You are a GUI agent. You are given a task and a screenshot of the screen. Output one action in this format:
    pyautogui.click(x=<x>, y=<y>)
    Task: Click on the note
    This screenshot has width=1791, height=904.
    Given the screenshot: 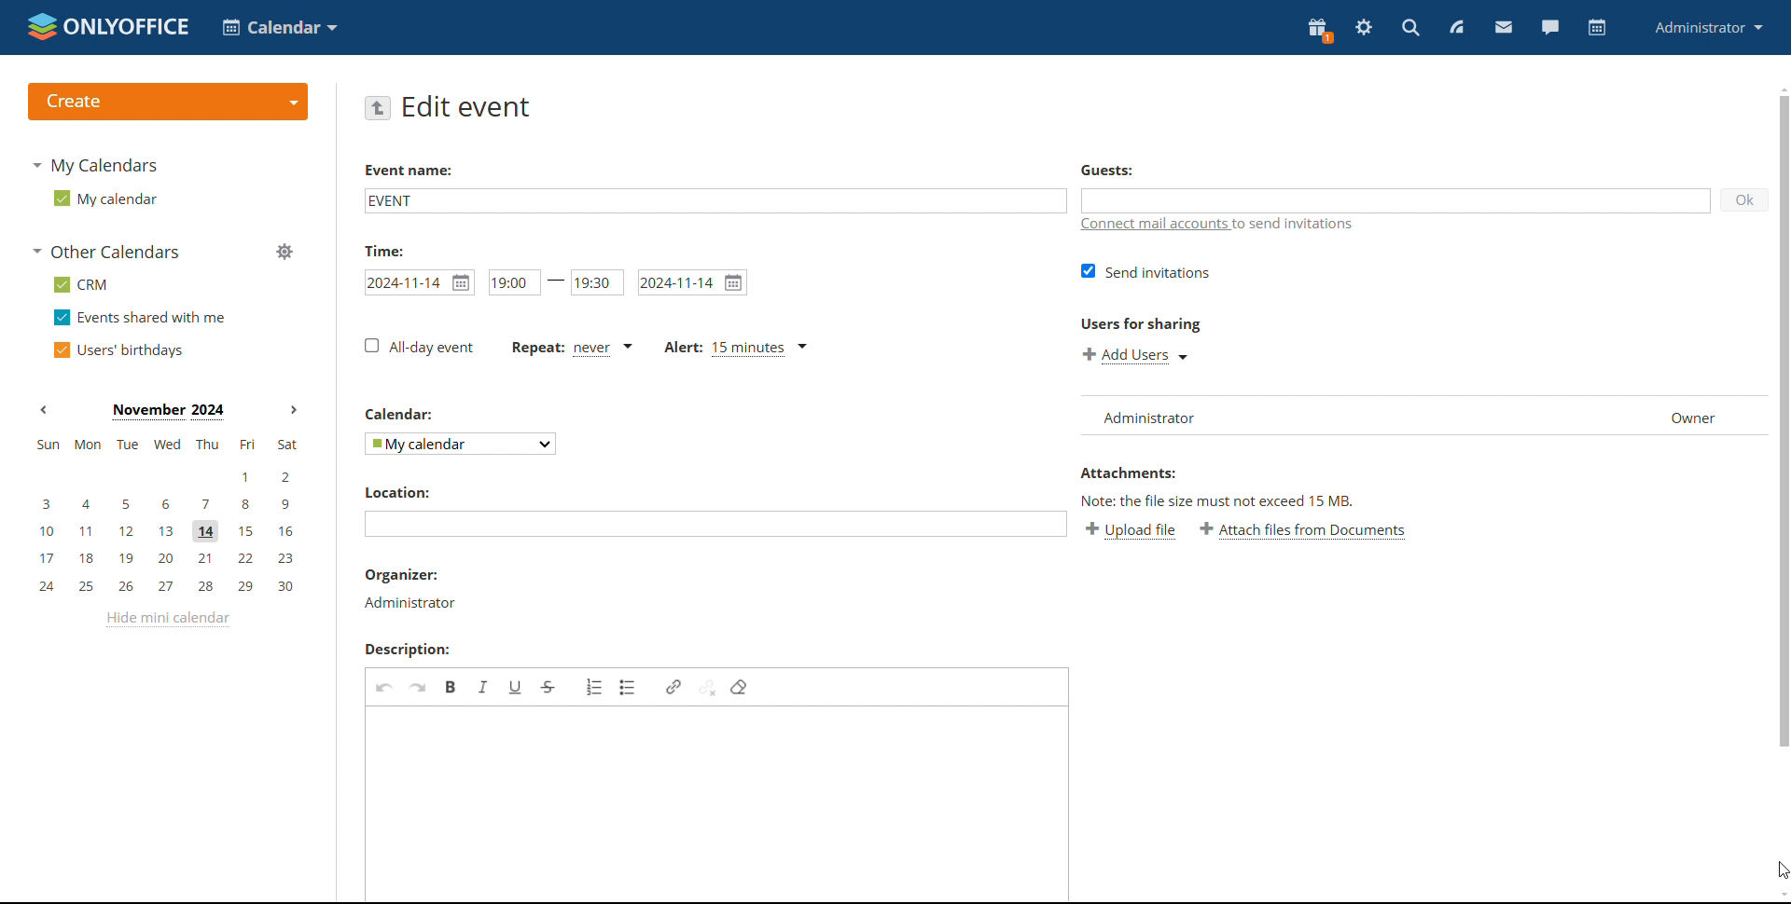 What is the action you would take?
    pyautogui.click(x=1242, y=500)
    